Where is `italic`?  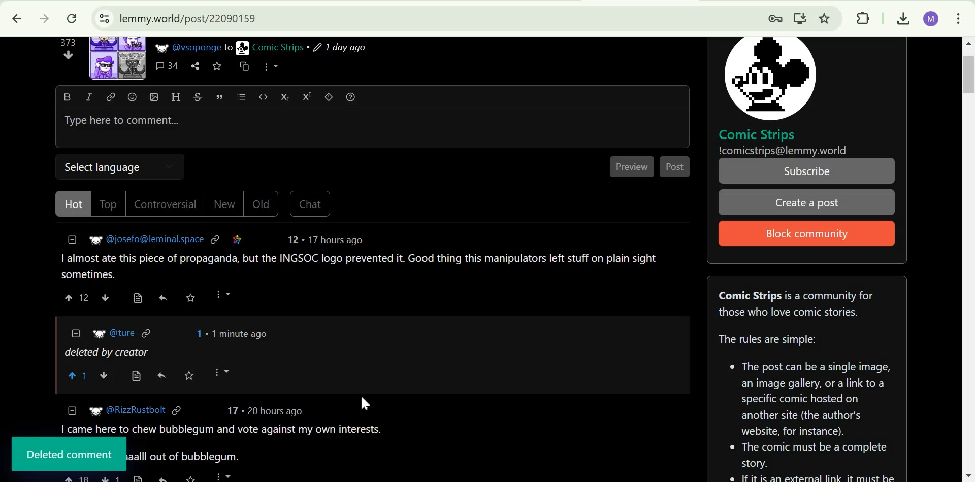 italic is located at coordinates (88, 96).